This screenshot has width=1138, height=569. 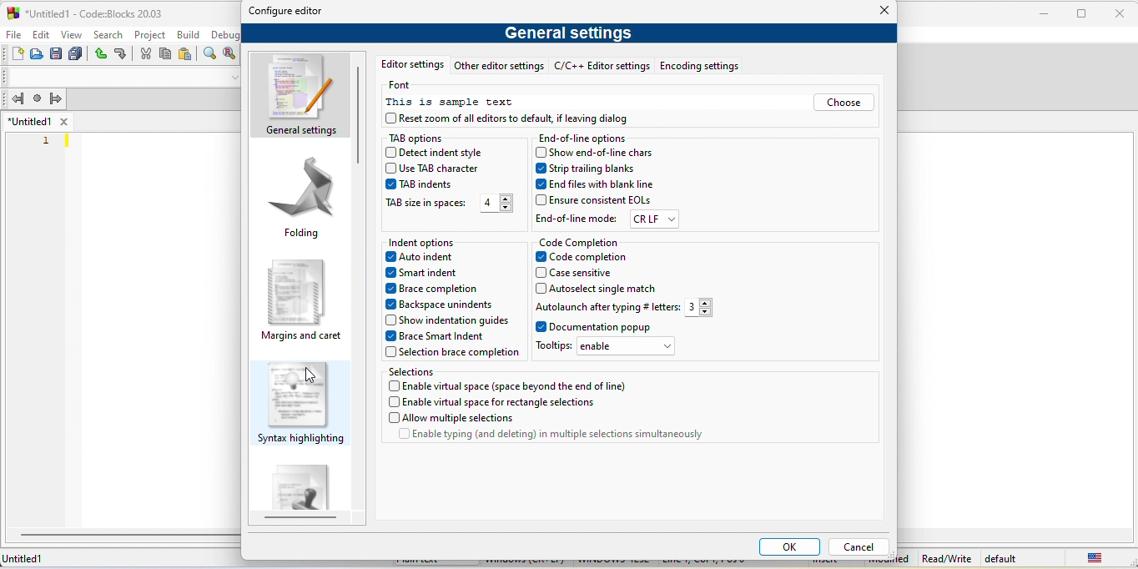 I want to click on jump back, so click(x=17, y=98).